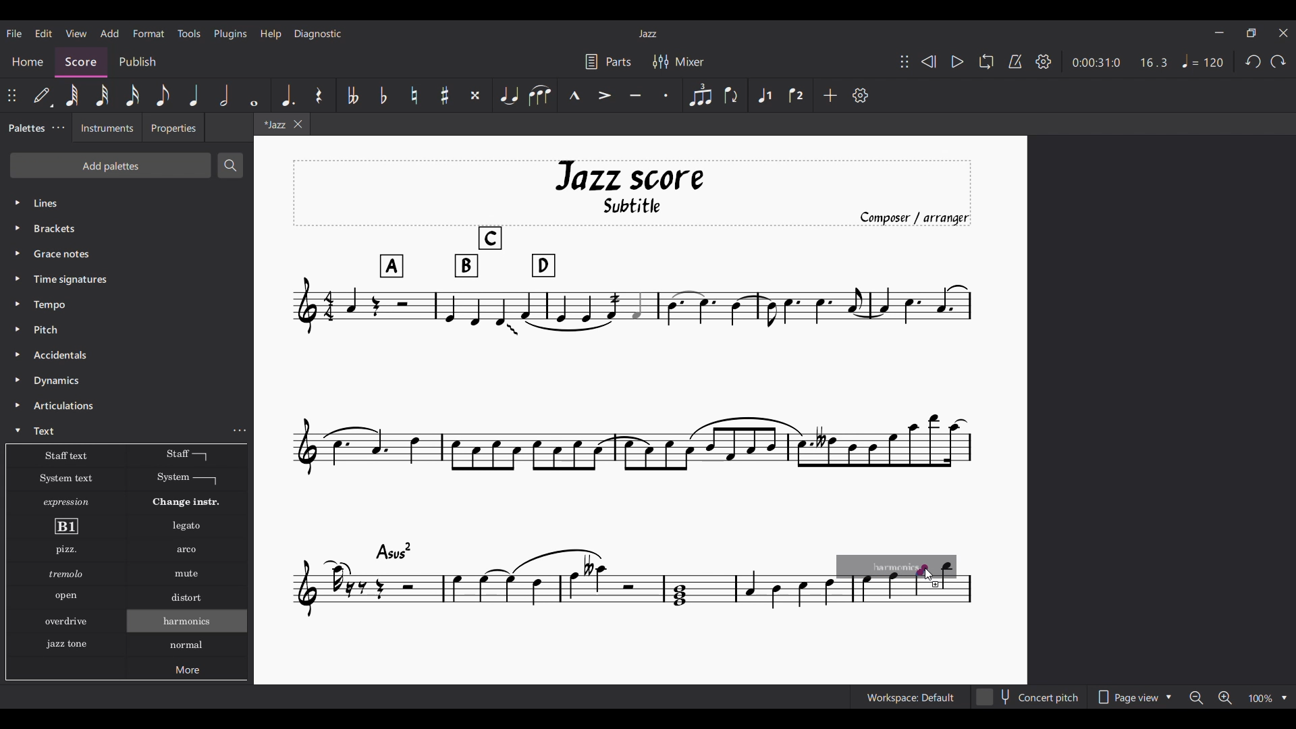  What do you see at coordinates (298, 124) in the screenshot?
I see `Close tab` at bounding box center [298, 124].